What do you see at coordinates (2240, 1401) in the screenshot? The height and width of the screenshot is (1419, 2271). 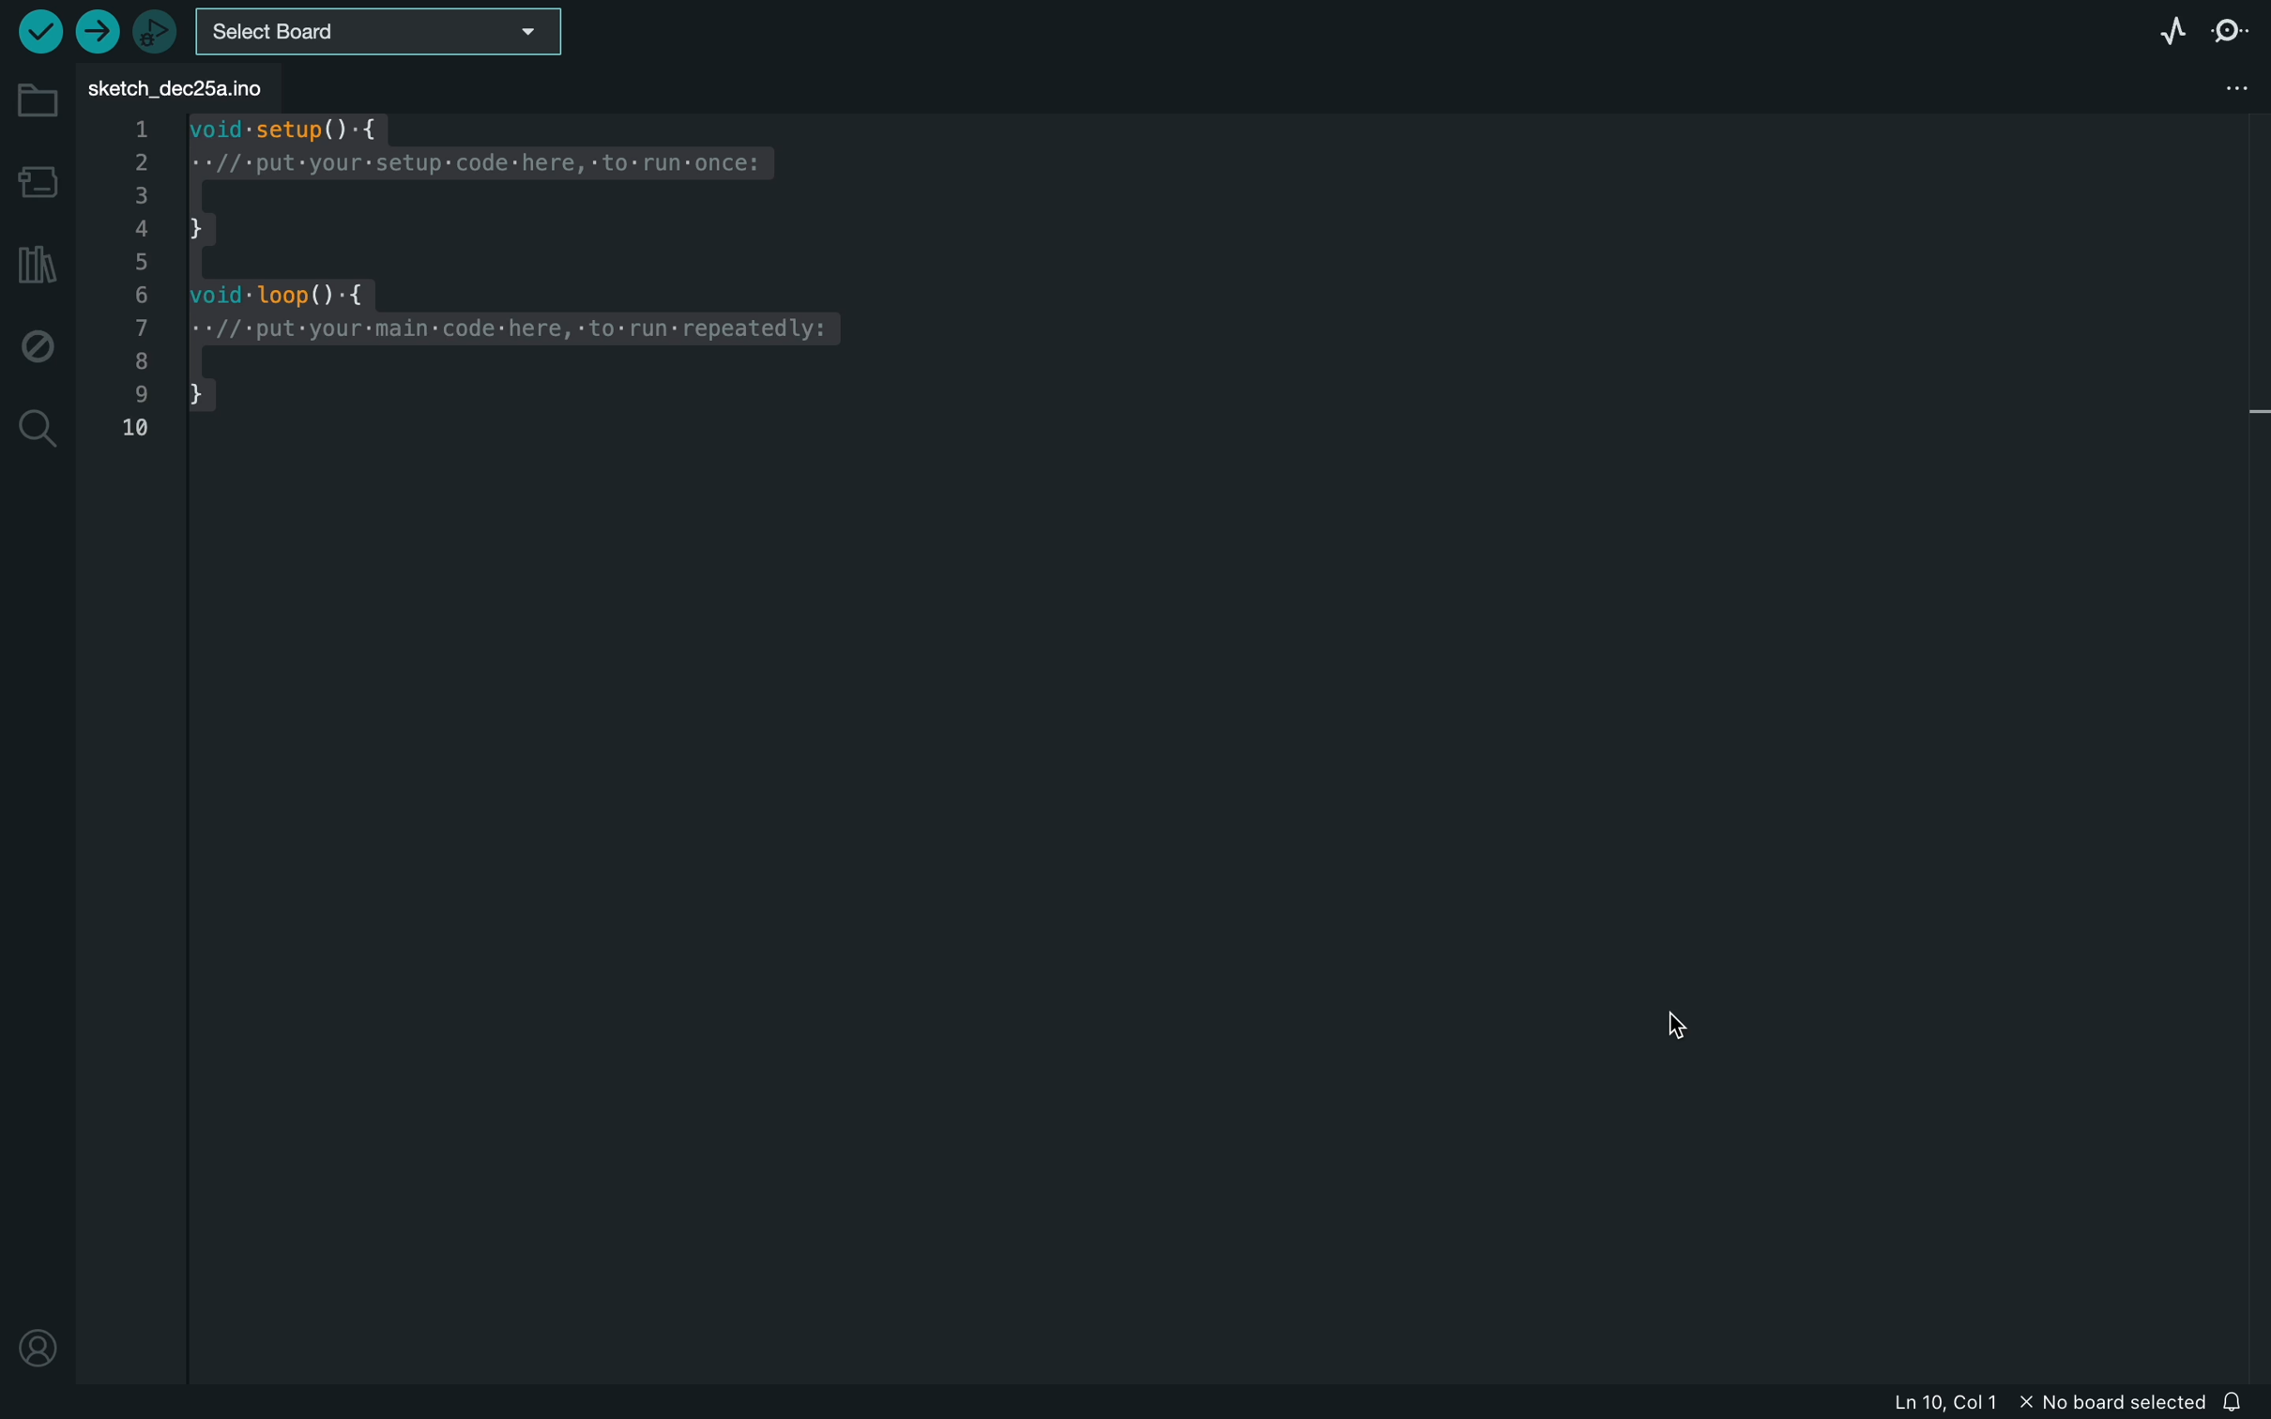 I see `notification` at bounding box center [2240, 1401].